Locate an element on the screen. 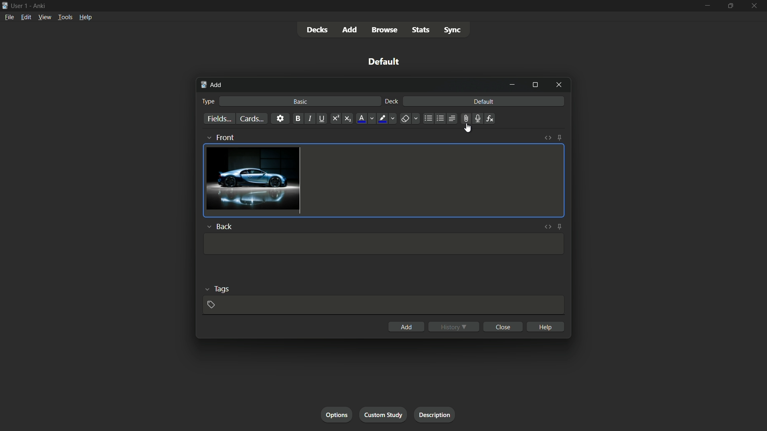  italic is located at coordinates (310, 119).